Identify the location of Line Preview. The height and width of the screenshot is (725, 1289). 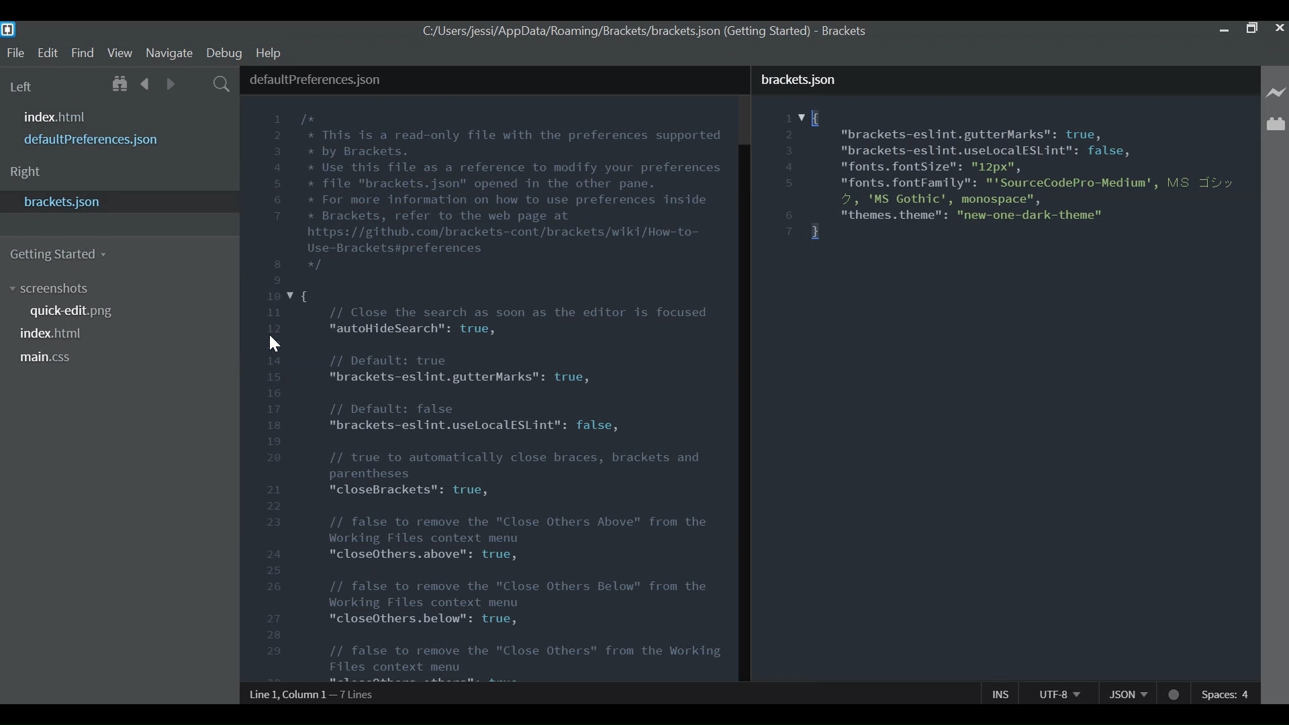
(1276, 94).